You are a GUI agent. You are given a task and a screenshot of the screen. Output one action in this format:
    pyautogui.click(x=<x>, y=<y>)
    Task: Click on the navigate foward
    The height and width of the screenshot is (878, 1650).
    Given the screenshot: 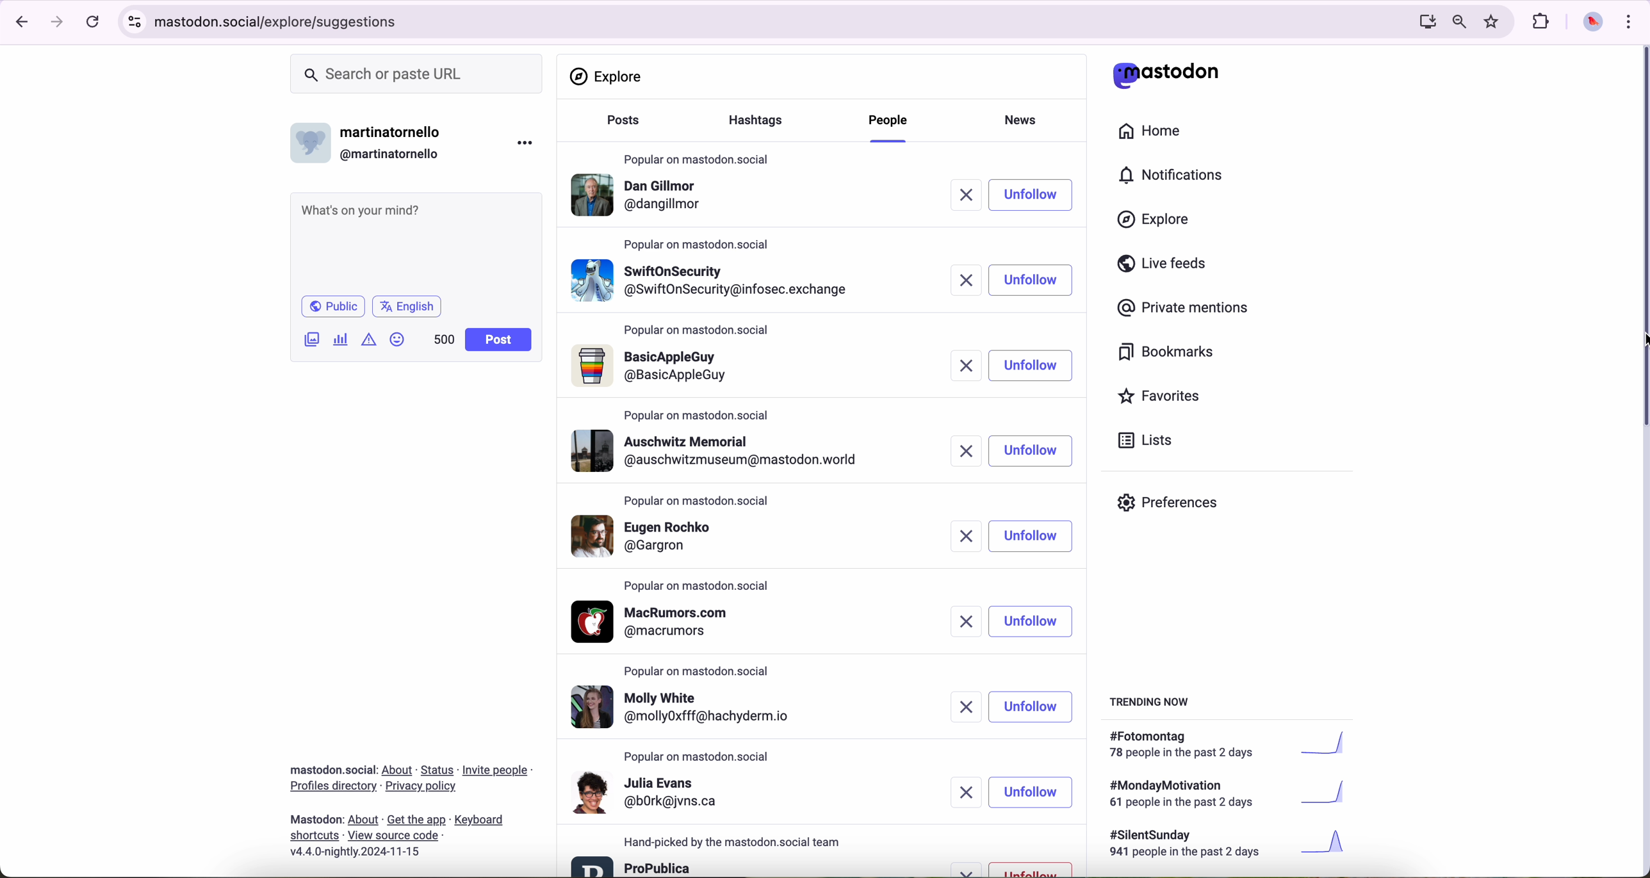 What is the action you would take?
    pyautogui.click(x=58, y=22)
    